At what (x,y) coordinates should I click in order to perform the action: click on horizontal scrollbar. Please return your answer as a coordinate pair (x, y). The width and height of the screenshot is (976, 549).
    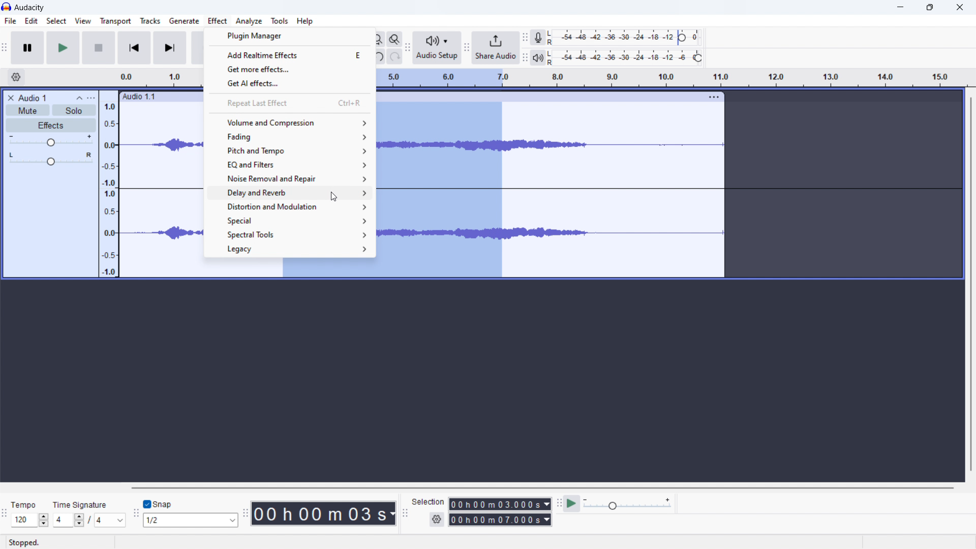
    Looking at the image, I should click on (544, 488).